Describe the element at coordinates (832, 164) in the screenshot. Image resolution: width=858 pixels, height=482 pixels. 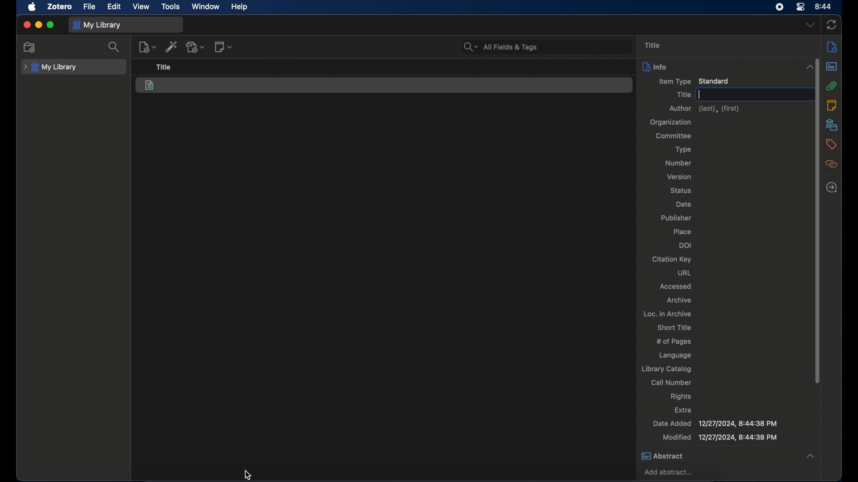
I see `related` at that location.